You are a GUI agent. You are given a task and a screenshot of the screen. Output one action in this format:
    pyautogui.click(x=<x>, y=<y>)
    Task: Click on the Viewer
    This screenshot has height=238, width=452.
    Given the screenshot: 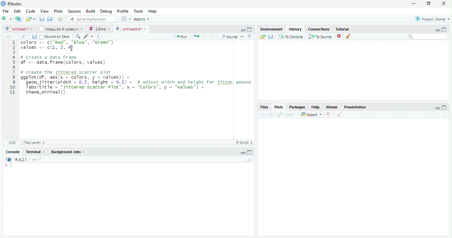 What is the action you would take?
    pyautogui.click(x=332, y=107)
    